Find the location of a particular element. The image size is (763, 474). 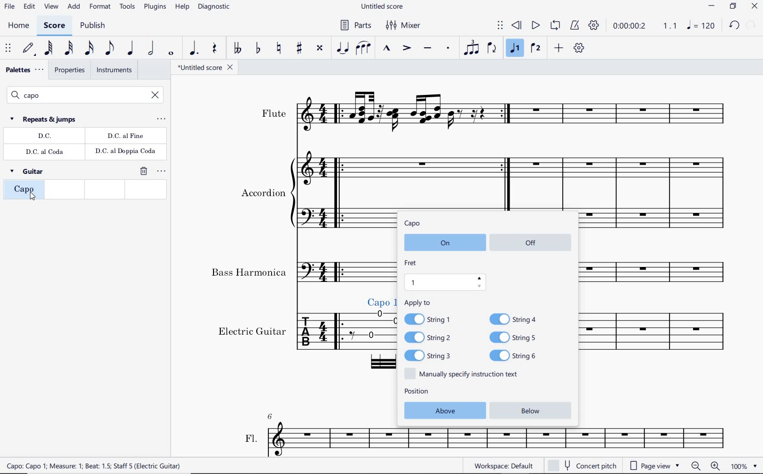

toggle double-flat is located at coordinates (236, 49).